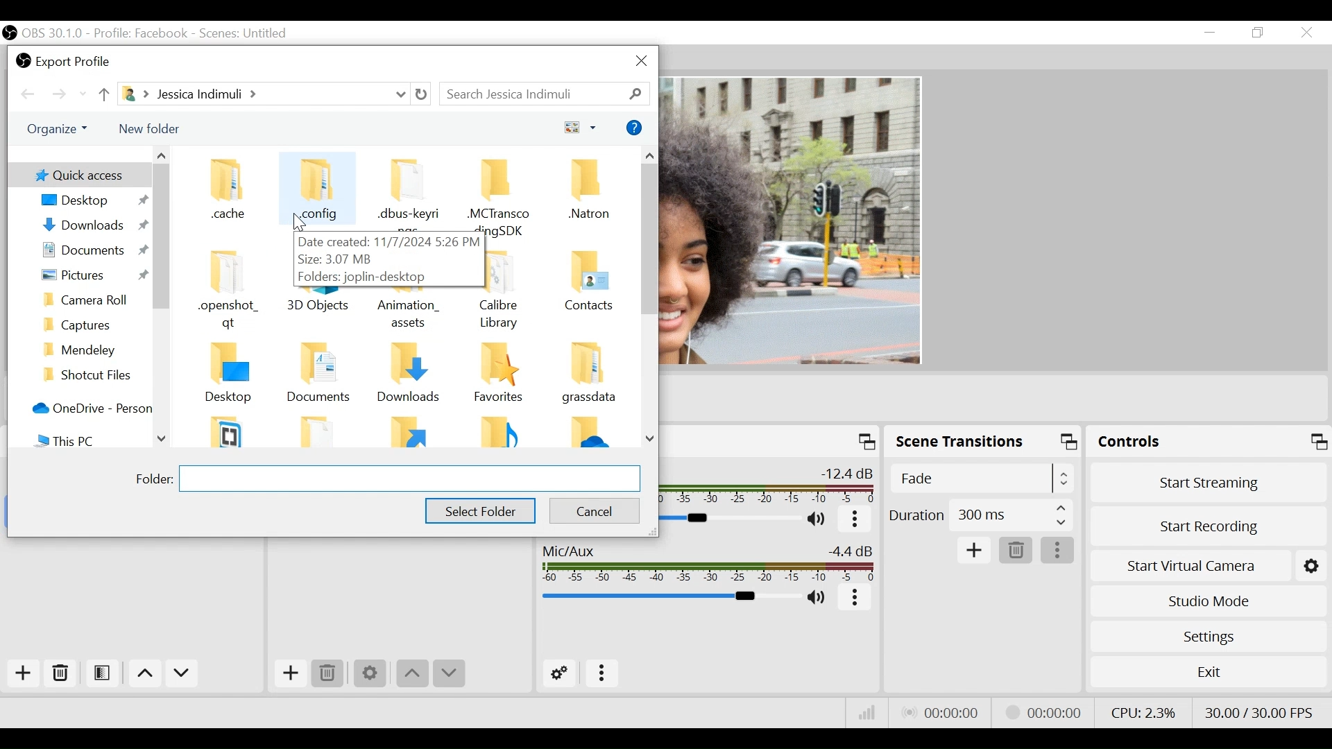  What do you see at coordinates (449, 674) in the screenshot?
I see `Move down` at bounding box center [449, 674].